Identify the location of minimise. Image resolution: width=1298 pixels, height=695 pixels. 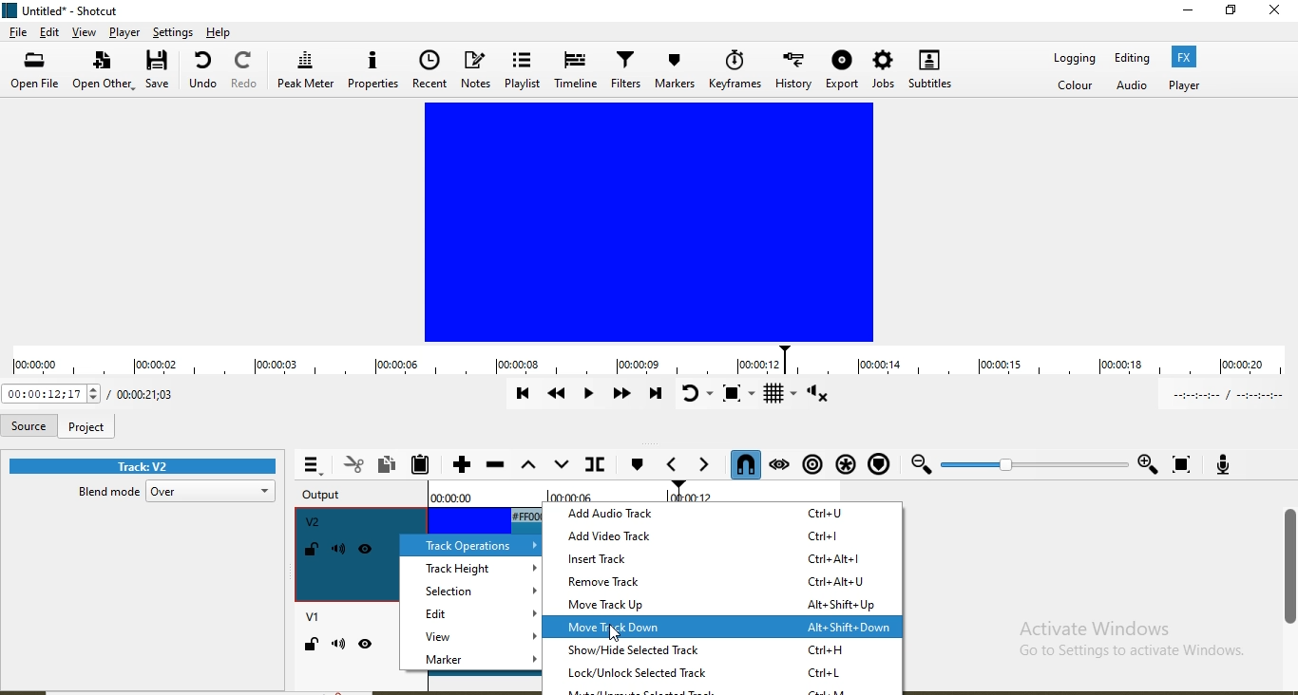
(1175, 14).